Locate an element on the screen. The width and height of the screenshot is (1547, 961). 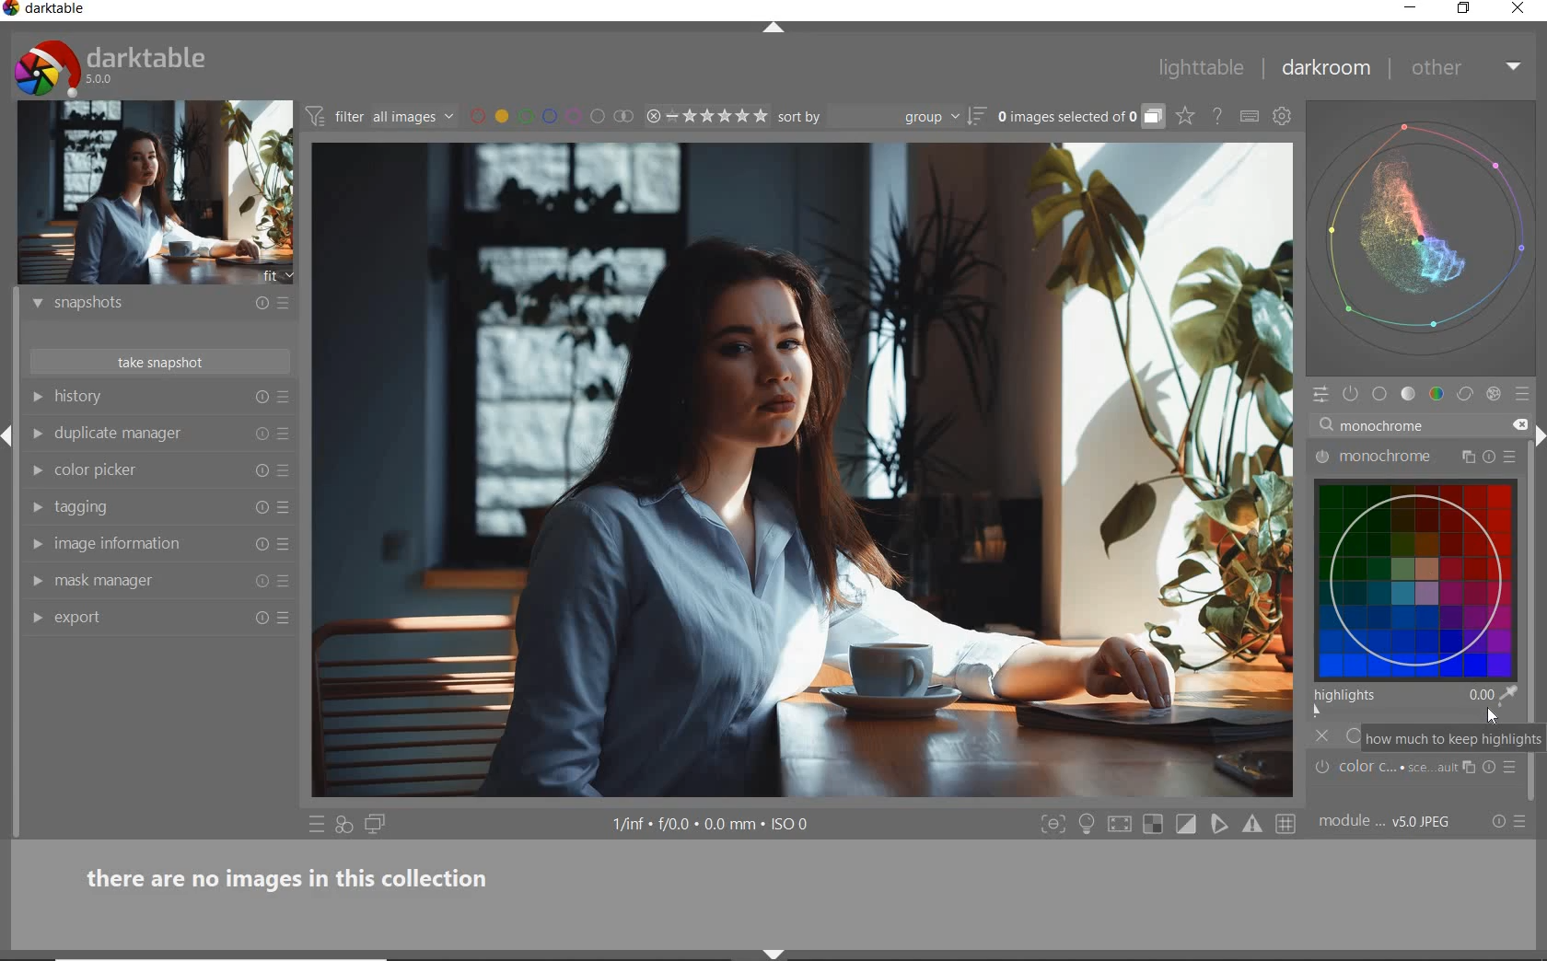
monochrome is located at coordinates (1390, 457).